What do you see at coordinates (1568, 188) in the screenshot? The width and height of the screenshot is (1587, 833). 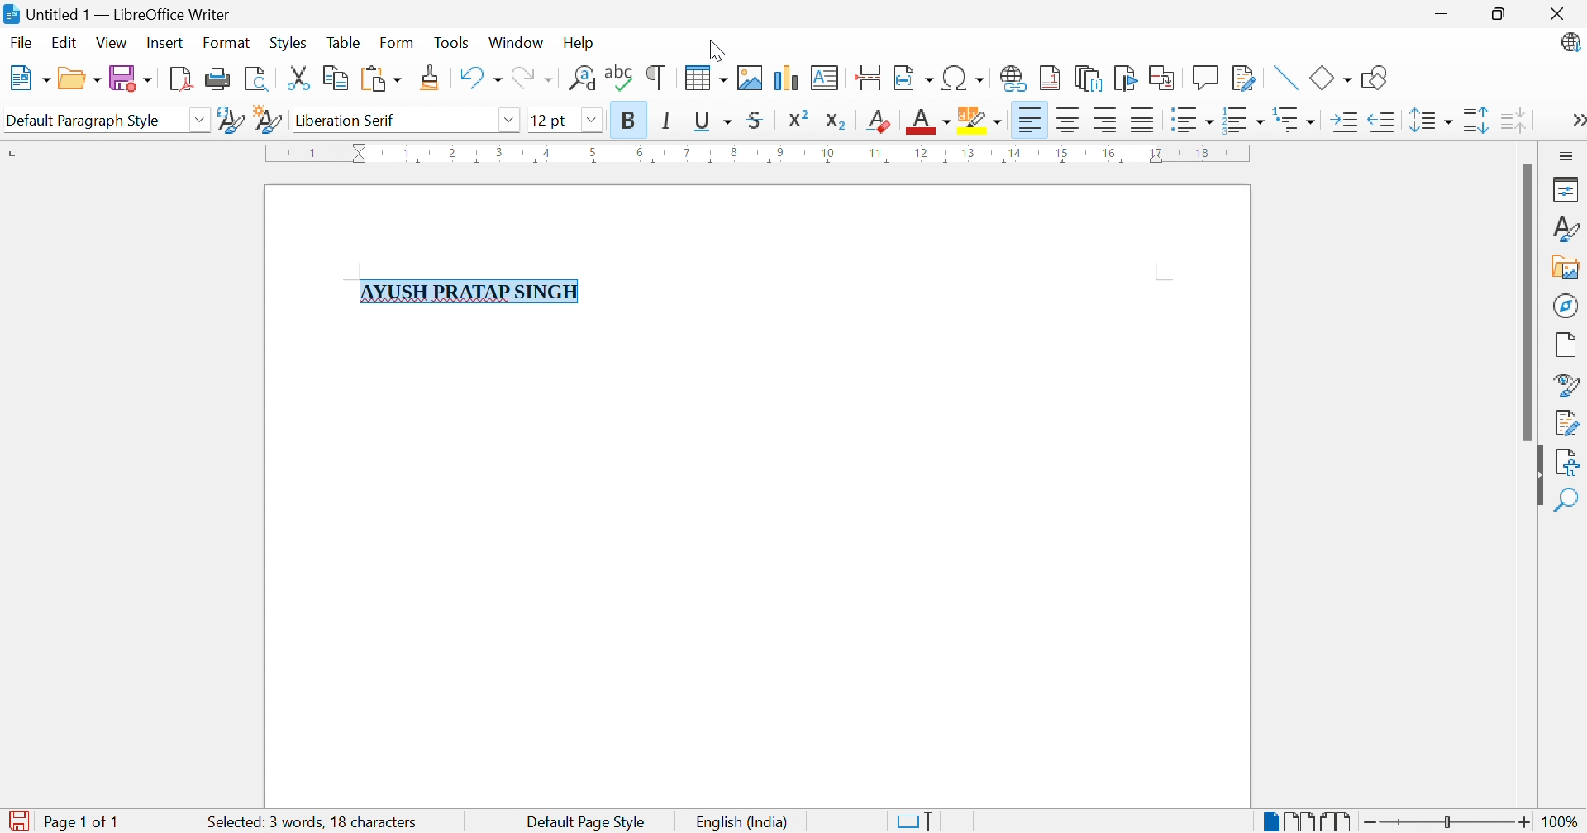 I see `Properties` at bounding box center [1568, 188].